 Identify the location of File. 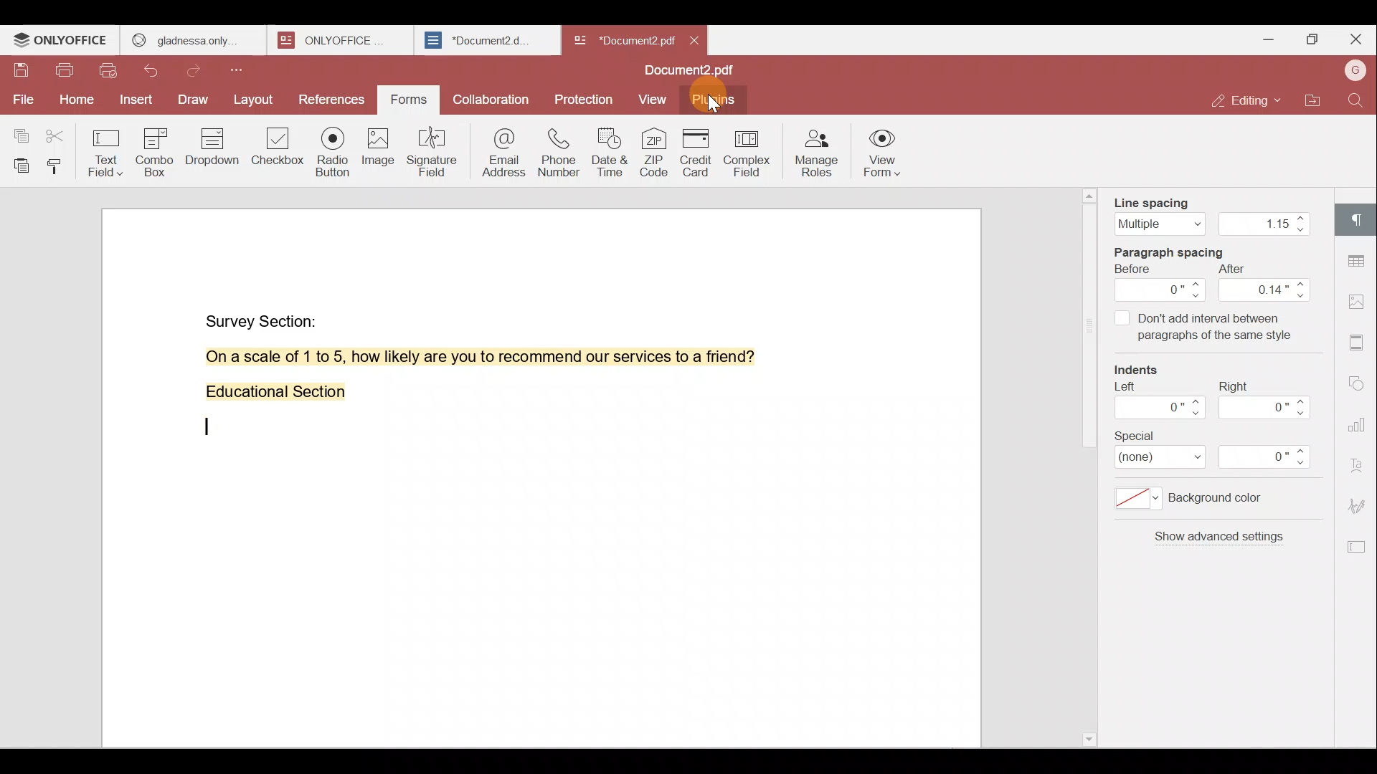
(22, 100).